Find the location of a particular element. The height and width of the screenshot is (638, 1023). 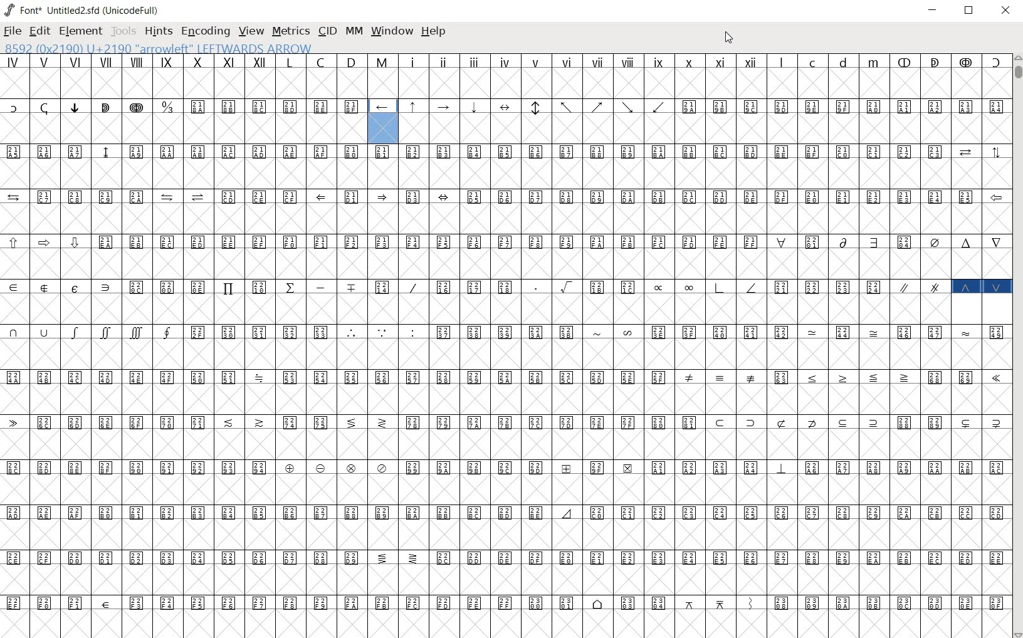

metrics is located at coordinates (290, 32).